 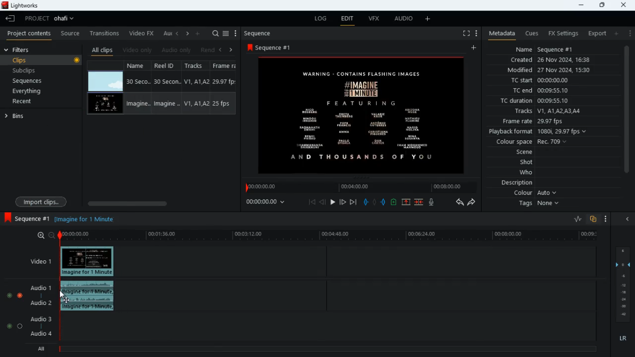 What do you see at coordinates (517, 183) in the screenshot?
I see `description` at bounding box center [517, 183].